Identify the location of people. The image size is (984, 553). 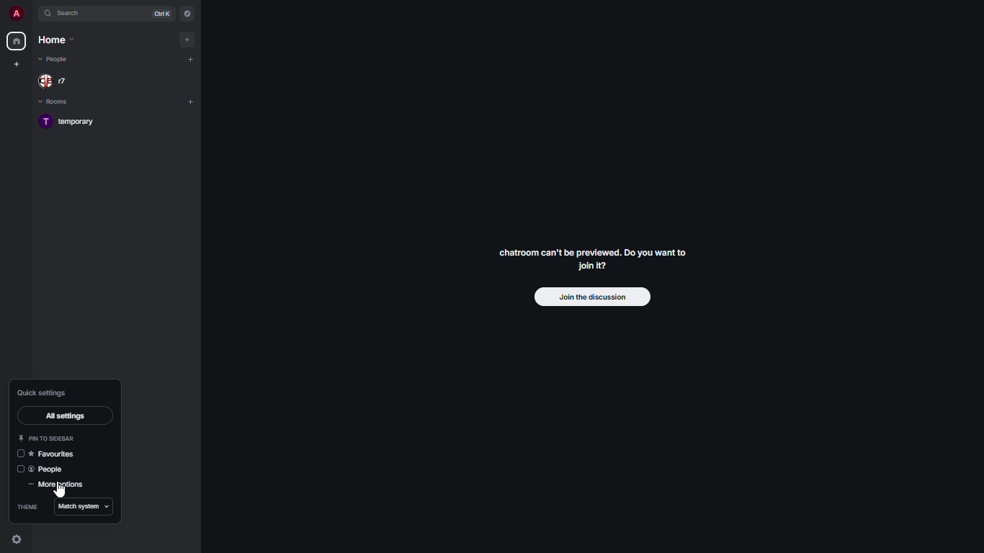
(58, 81).